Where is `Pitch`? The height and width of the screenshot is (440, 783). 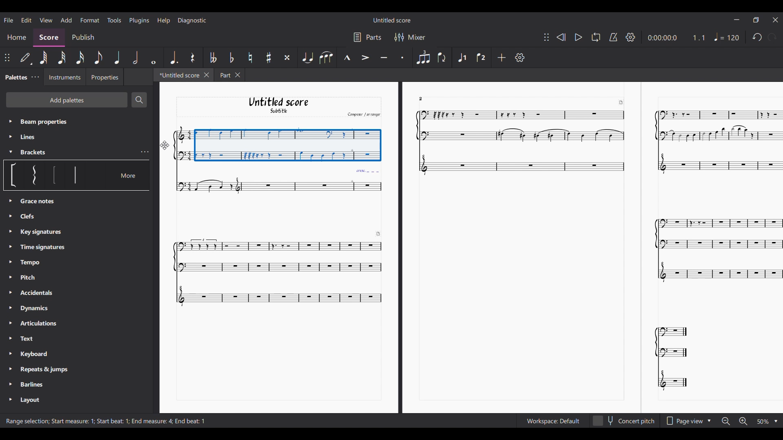
Pitch is located at coordinates (33, 278).